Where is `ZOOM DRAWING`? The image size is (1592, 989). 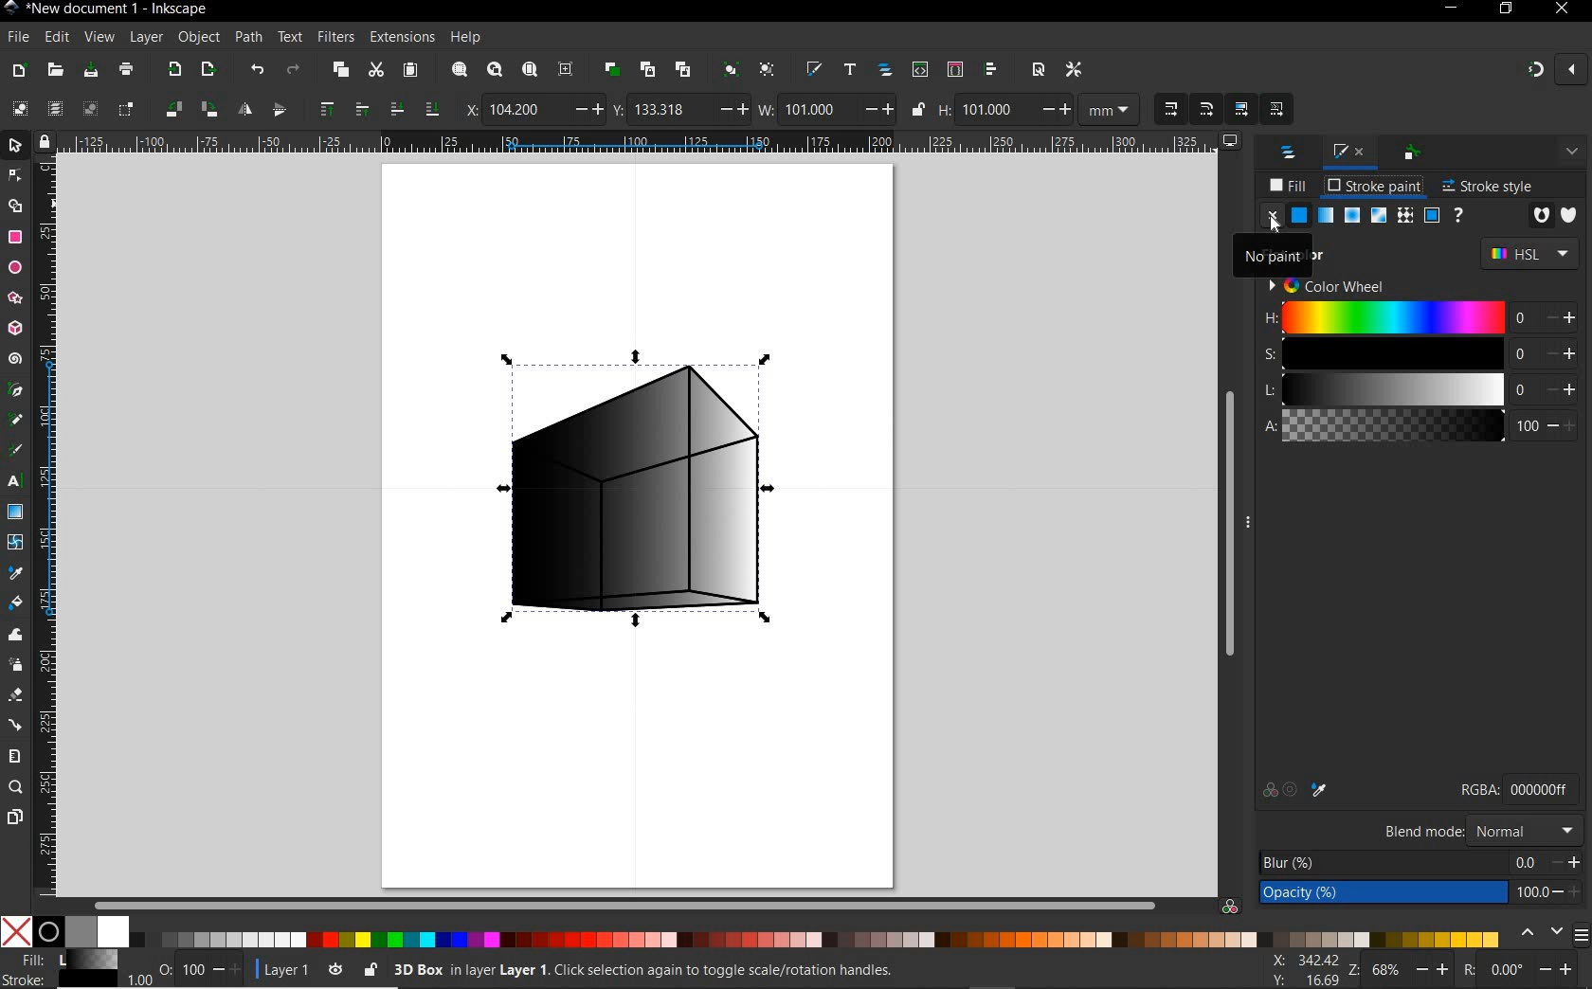 ZOOM DRAWING is located at coordinates (493, 71).